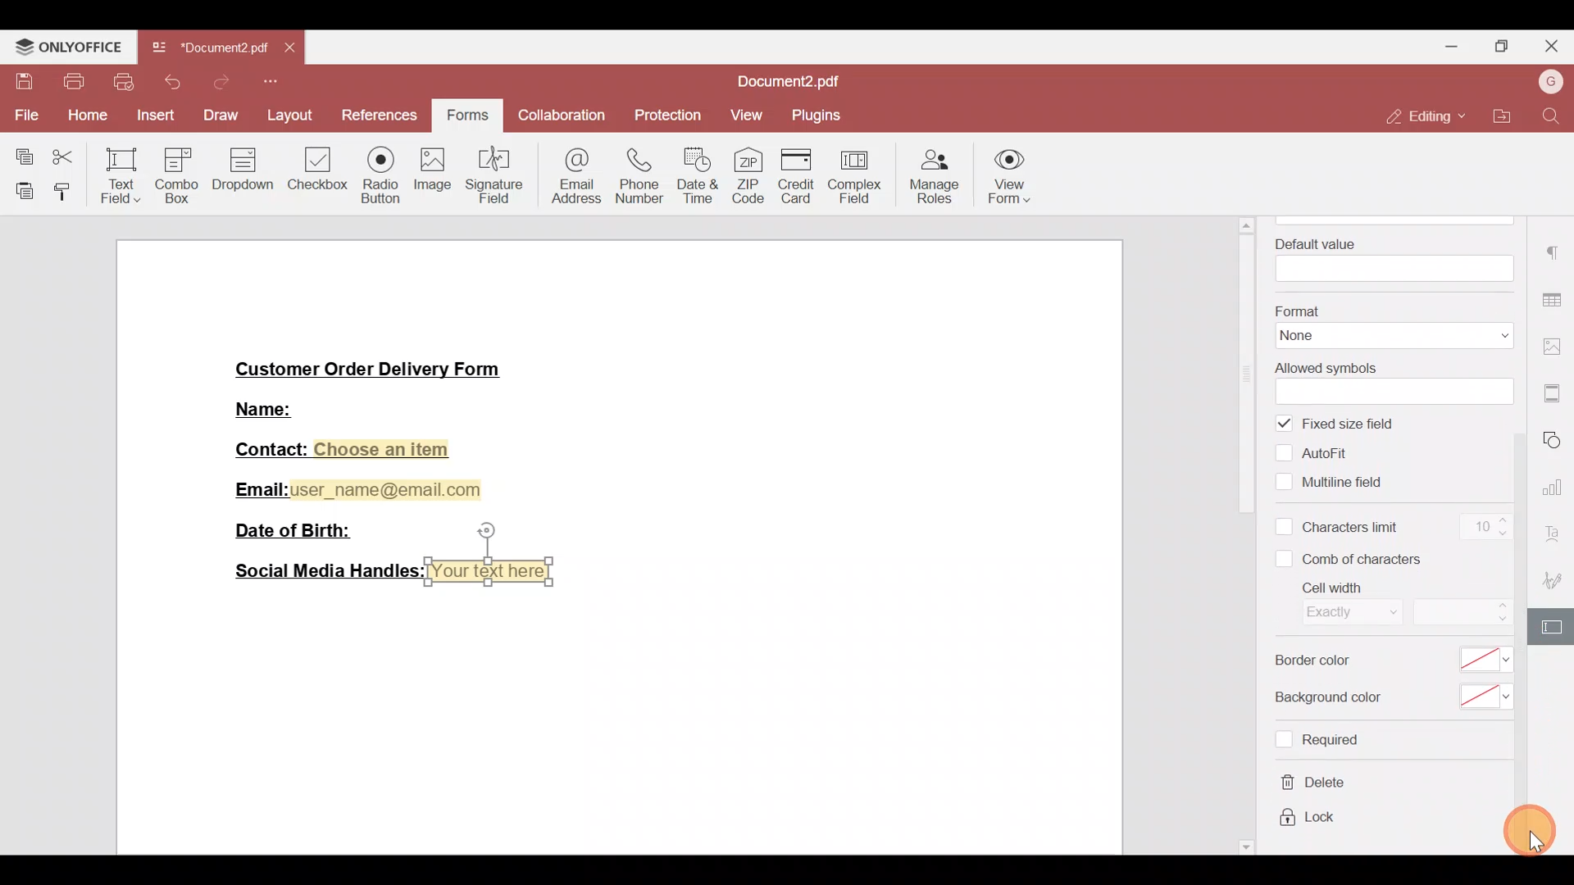  What do you see at coordinates (1558, 440) in the screenshot?
I see `Shapes settings` at bounding box center [1558, 440].